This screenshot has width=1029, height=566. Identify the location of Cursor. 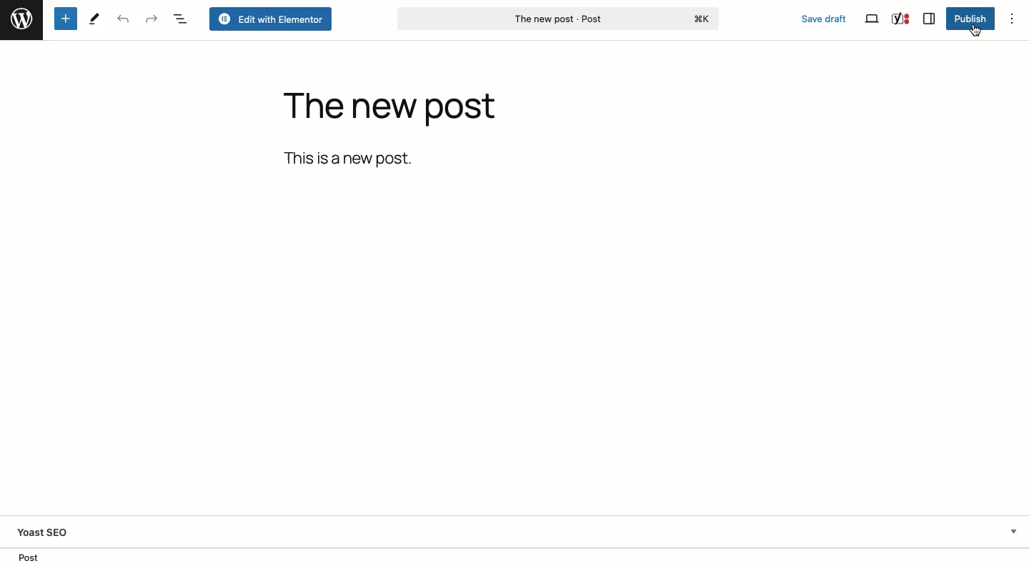
(975, 32).